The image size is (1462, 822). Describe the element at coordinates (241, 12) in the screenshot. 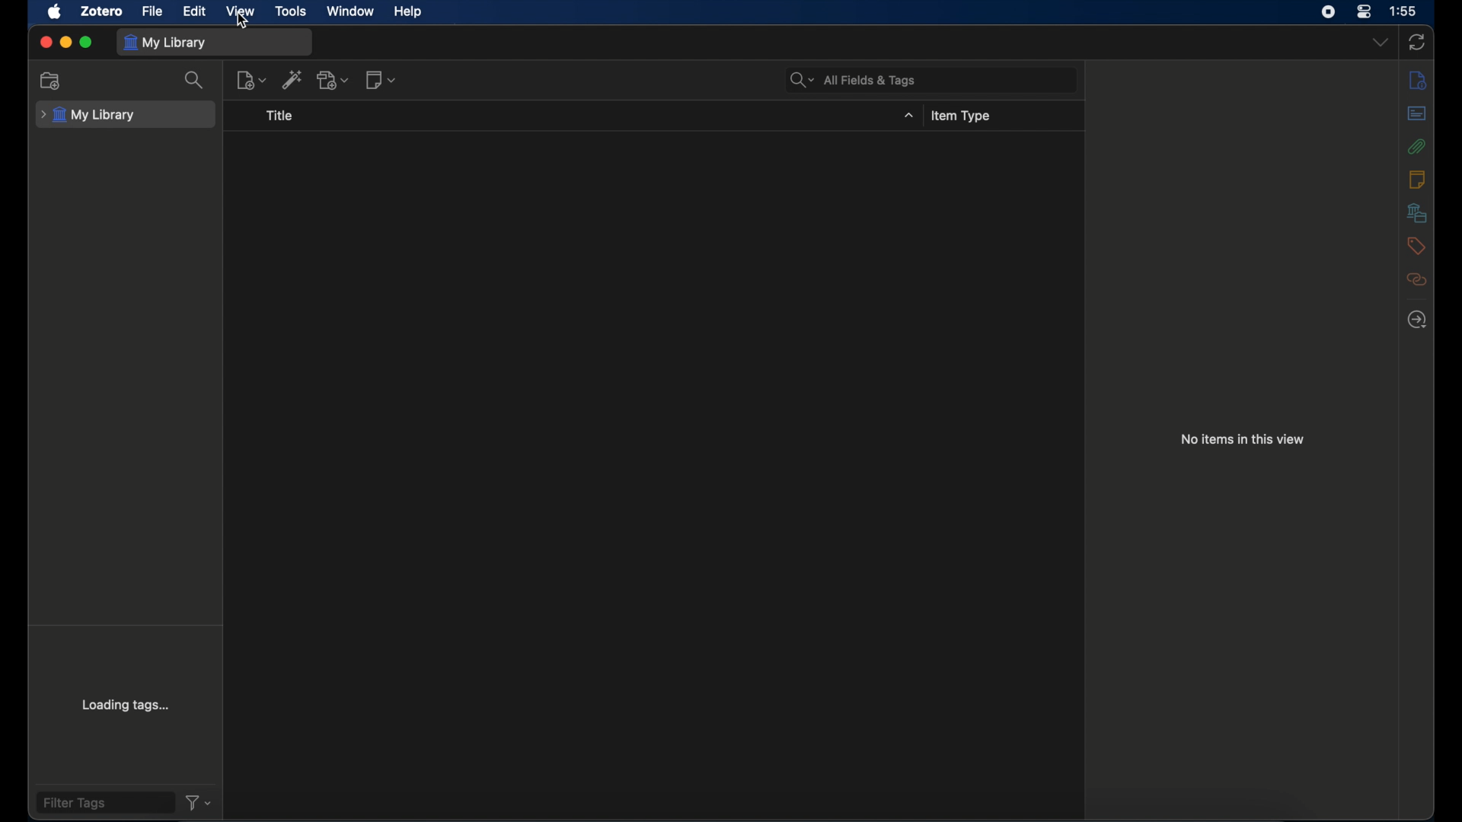

I see `view` at that location.